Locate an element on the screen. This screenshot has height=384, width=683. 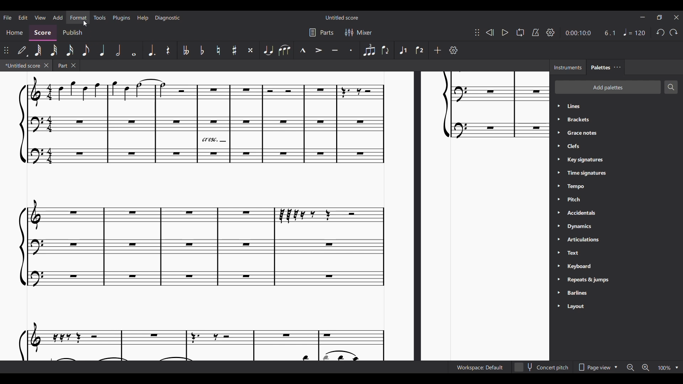
Staccato is located at coordinates (352, 50).